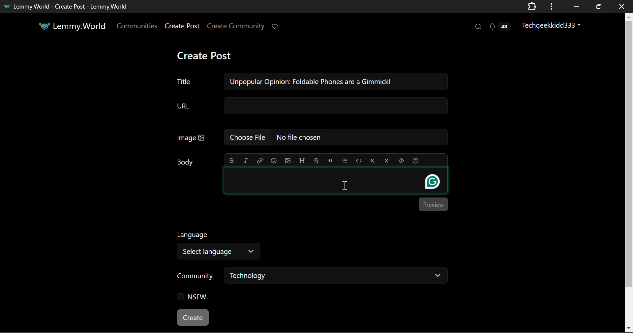 The width and height of the screenshot is (633, 333). What do you see at coordinates (346, 160) in the screenshot?
I see `list` at bounding box center [346, 160].